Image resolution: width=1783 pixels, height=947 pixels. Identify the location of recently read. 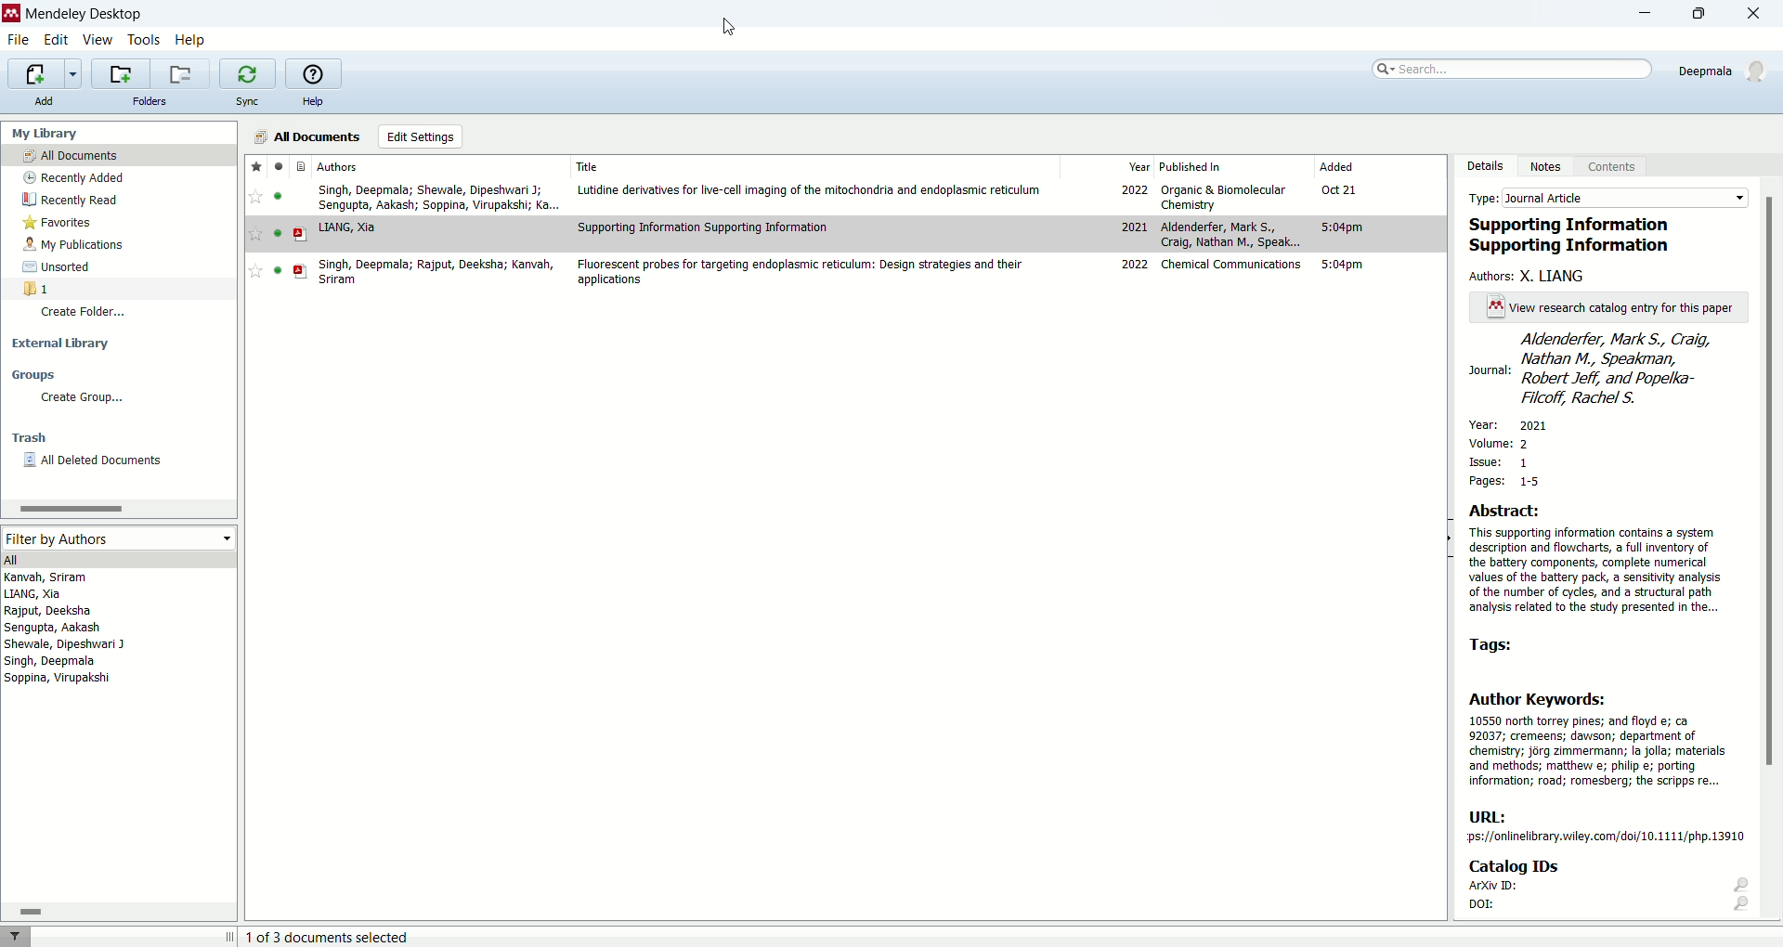
(68, 201).